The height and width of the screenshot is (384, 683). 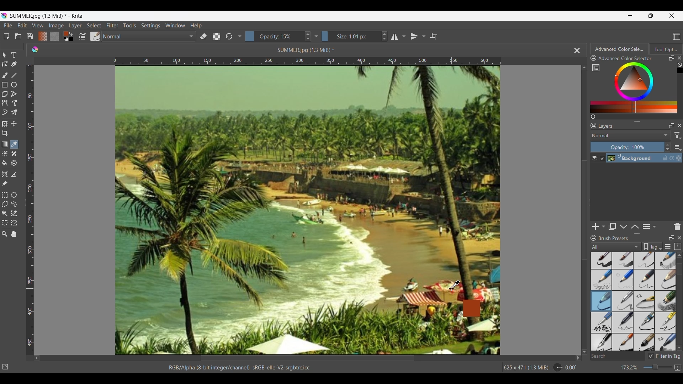 What do you see at coordinates (589, 207) in the screenshot?
I see `Change width of panels attached to the line` at bounding box center [589, 207].